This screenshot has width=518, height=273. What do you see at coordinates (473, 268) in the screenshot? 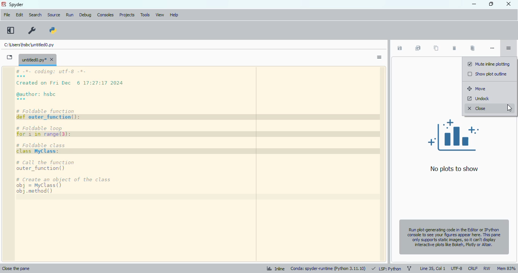
I see `CRLF` at bounding box center [473, 268].